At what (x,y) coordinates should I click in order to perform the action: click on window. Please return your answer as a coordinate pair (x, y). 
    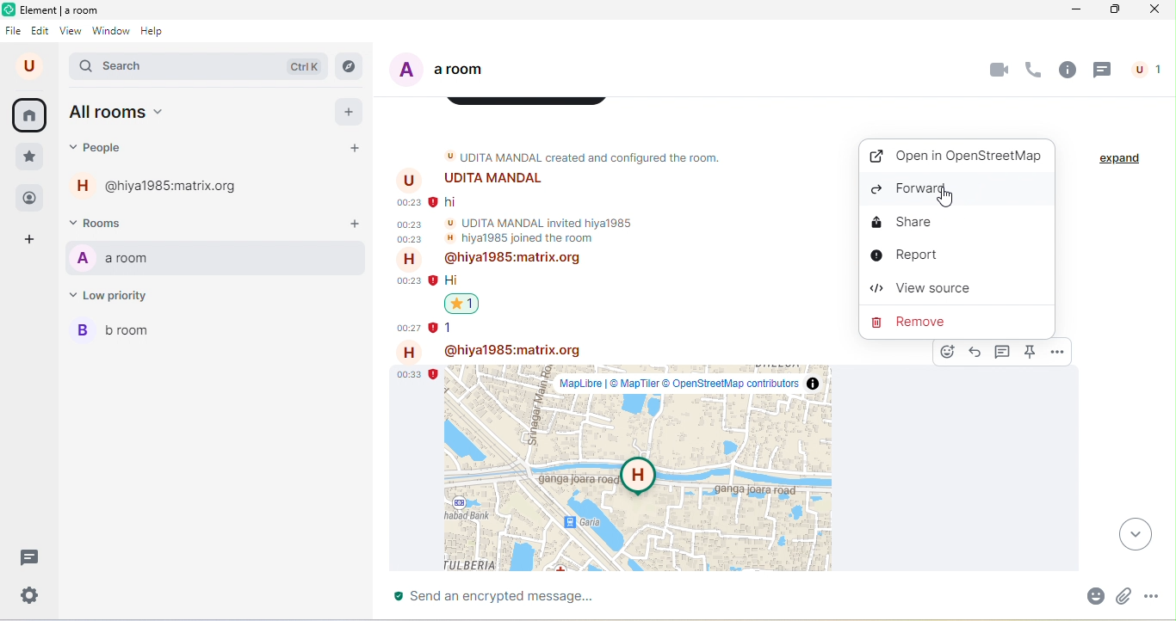
    Looking at the image, I should click on (111, 32).